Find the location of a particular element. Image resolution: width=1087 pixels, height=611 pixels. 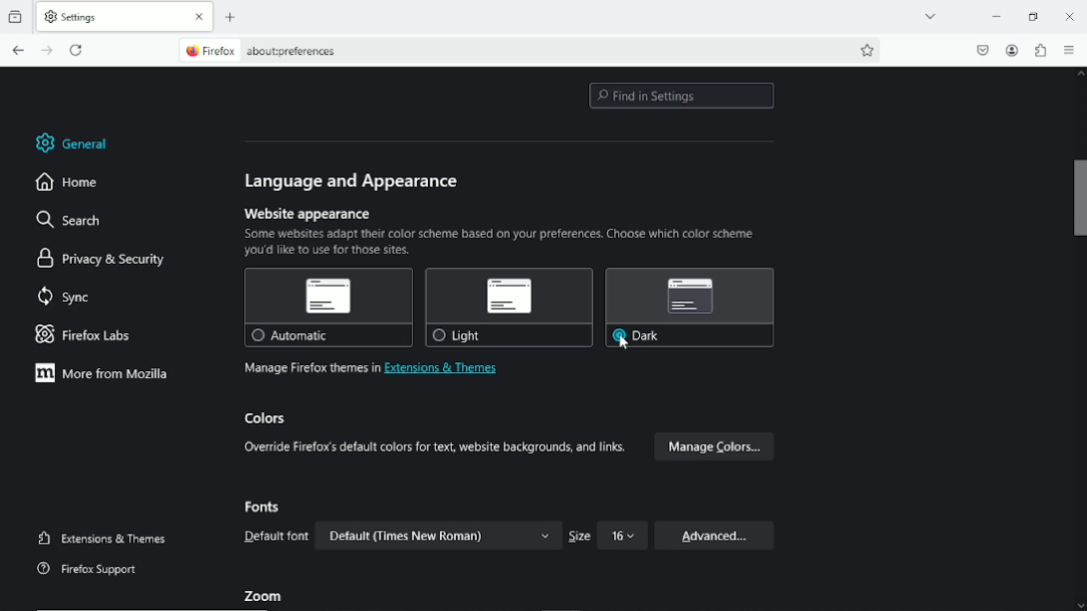

Manage firefox themes in extensions & themes is located at coordinates (371, 369).